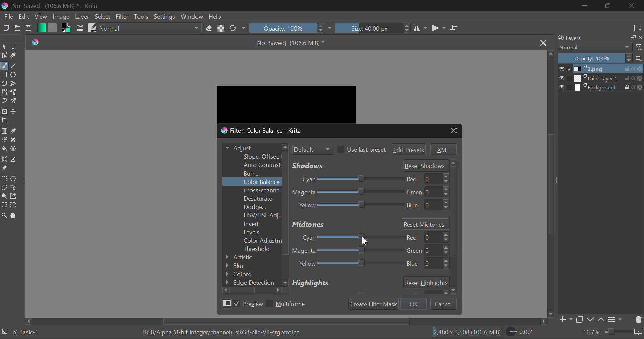  What do you see at coordinates (439, 28) in the screenshot?
I see `Horizontal Mirror Flip` at bounding box center [439, 28].